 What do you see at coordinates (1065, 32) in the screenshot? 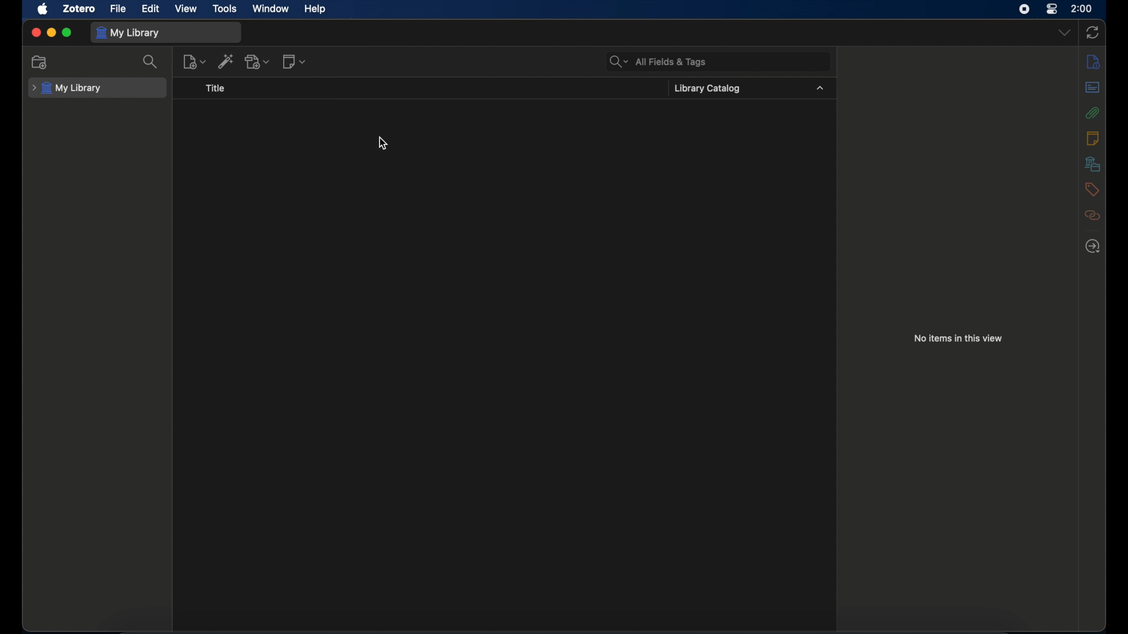
I see `dropdown` at bounding box center [1065, 32].